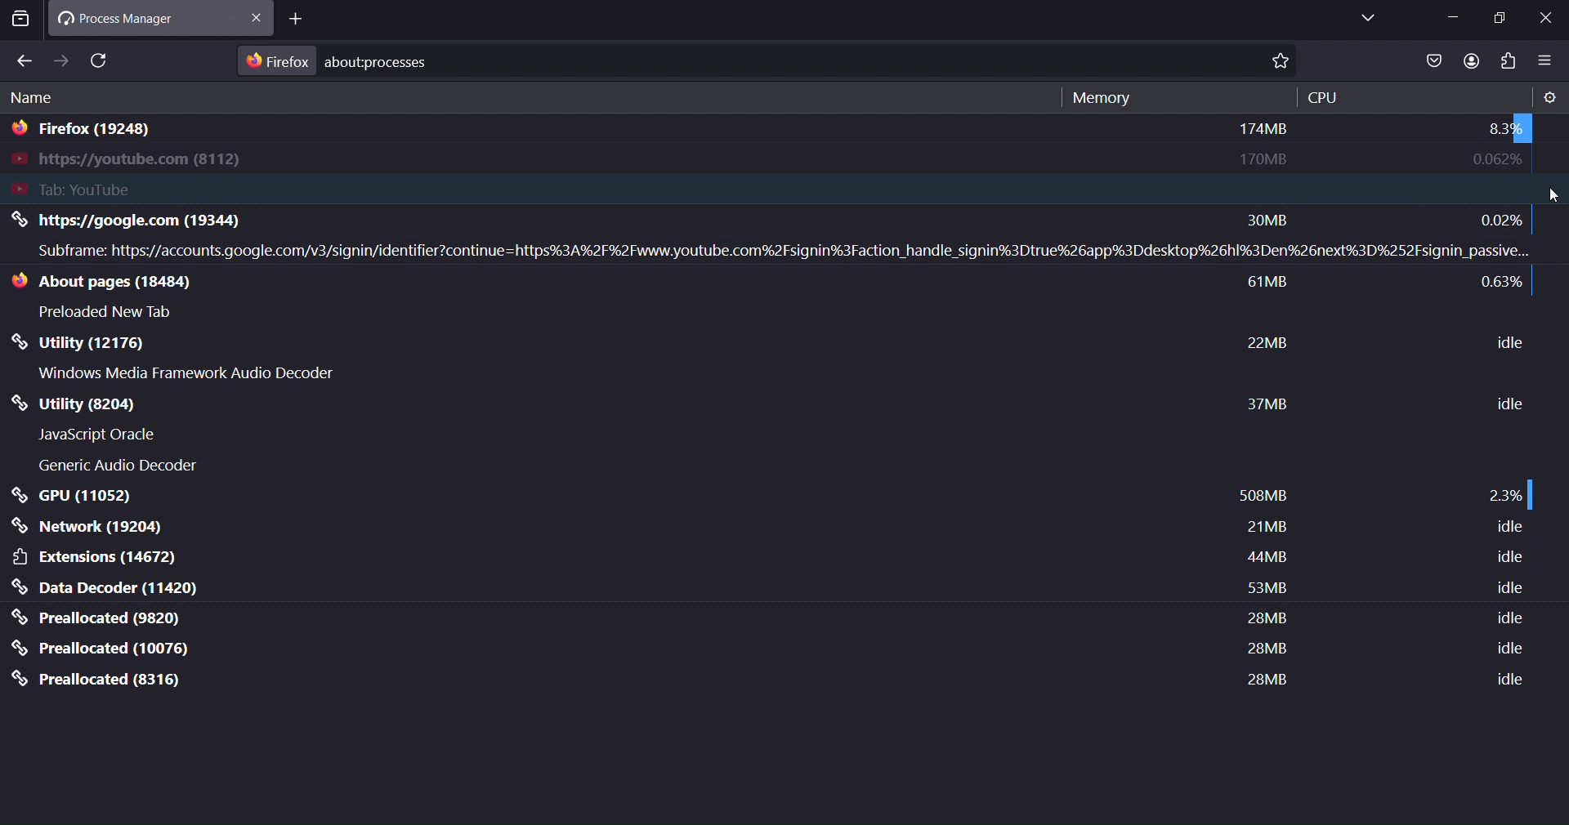 The width and height of the screenshot is (1569, 825). I want to click on restore down, so click(1502, 18).